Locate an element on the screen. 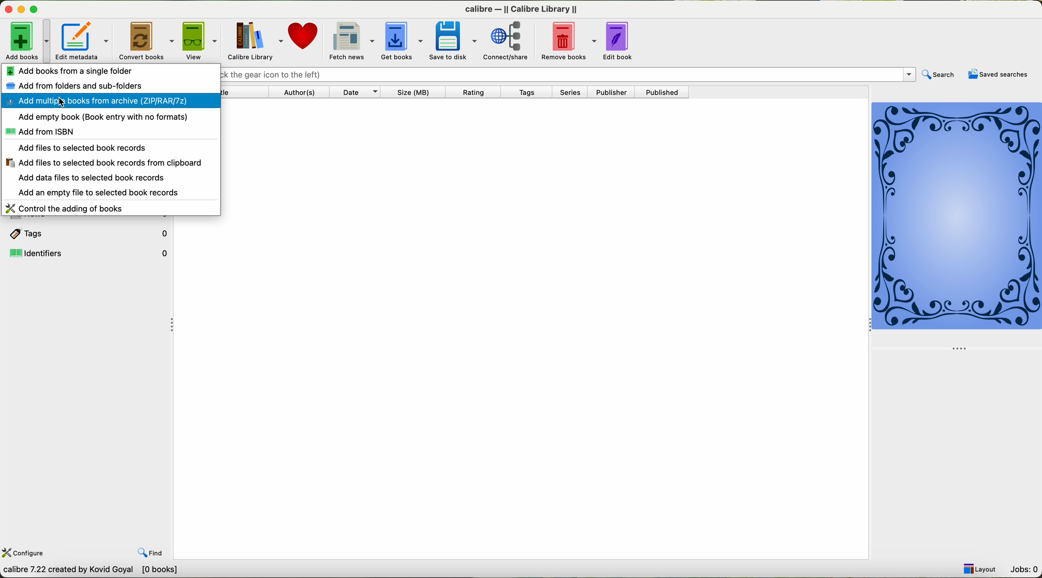 The height and width of the screenshot is (578, 1042). calibre -callibre library is located at coordinates (518, 8).